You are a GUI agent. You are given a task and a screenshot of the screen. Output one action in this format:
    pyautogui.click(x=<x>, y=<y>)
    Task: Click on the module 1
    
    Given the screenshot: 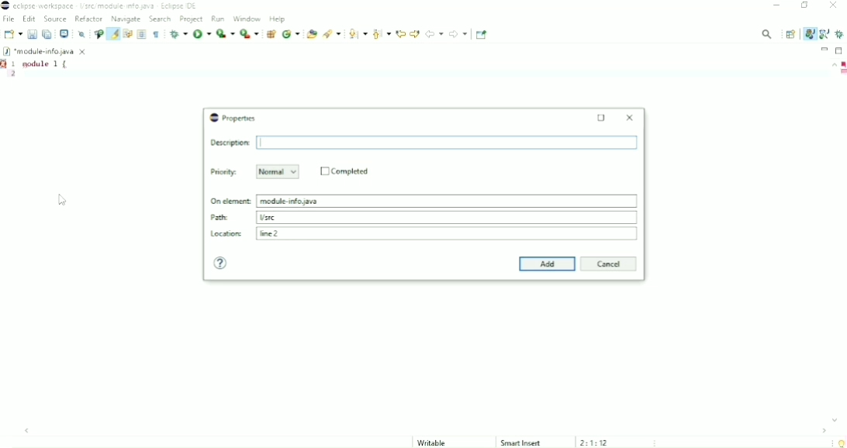 What is the action you would take?
    pyautogui.click(x=47, y=64)
    